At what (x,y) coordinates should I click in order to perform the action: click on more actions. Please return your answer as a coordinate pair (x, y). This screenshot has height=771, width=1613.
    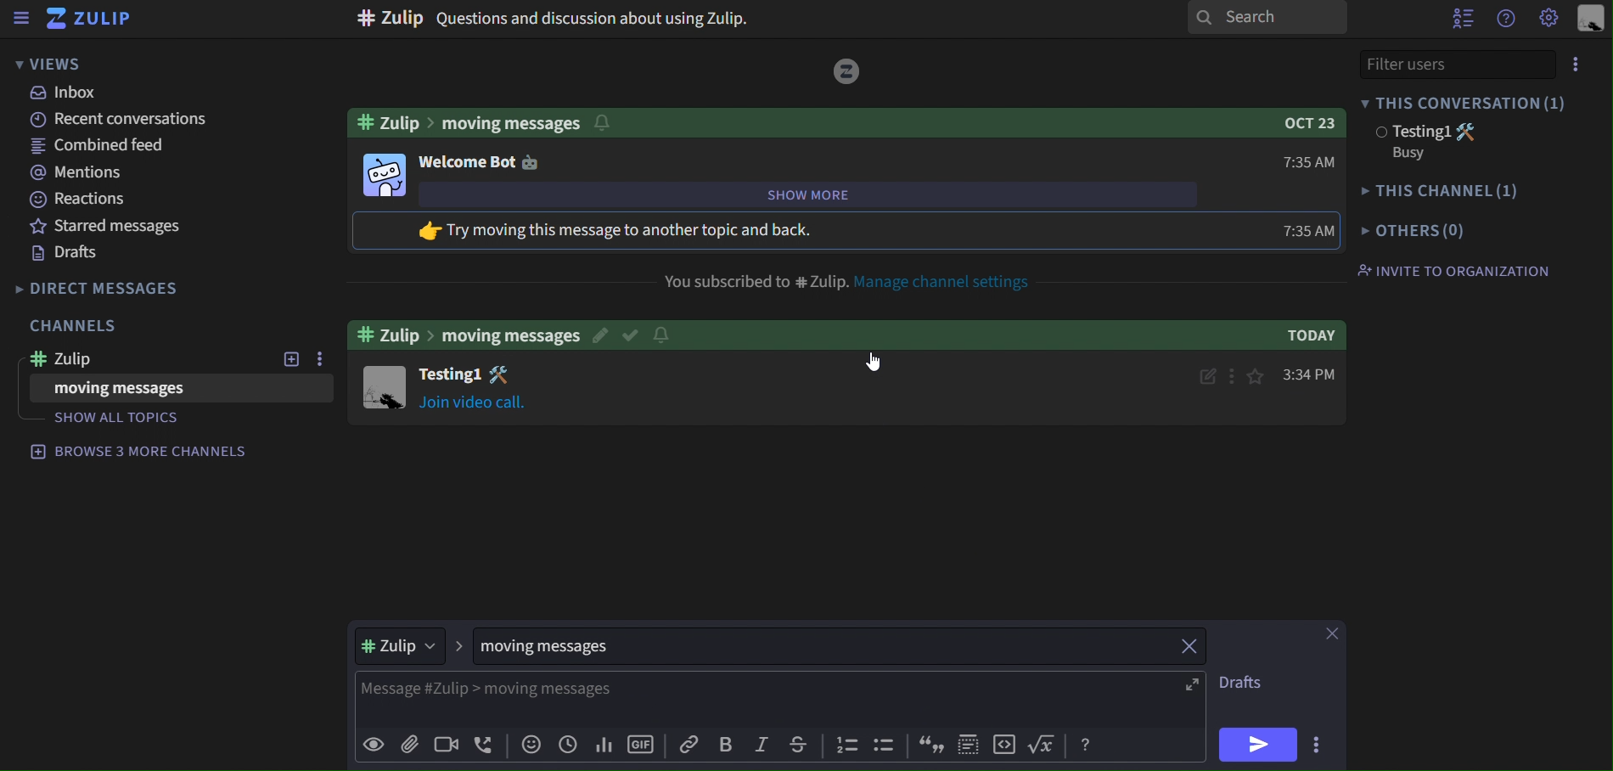
    Looking at the image, I should click on (1318, 744).